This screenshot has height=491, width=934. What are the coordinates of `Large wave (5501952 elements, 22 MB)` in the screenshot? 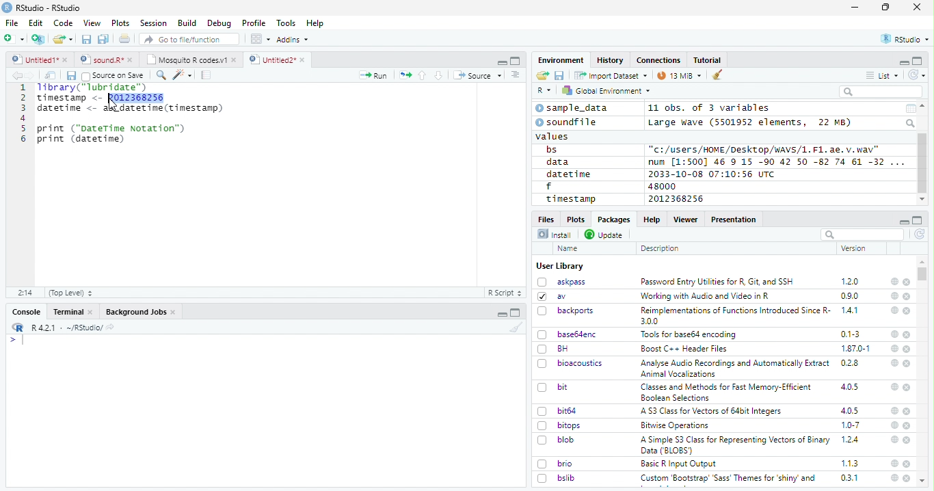 It's located at (751, 122).